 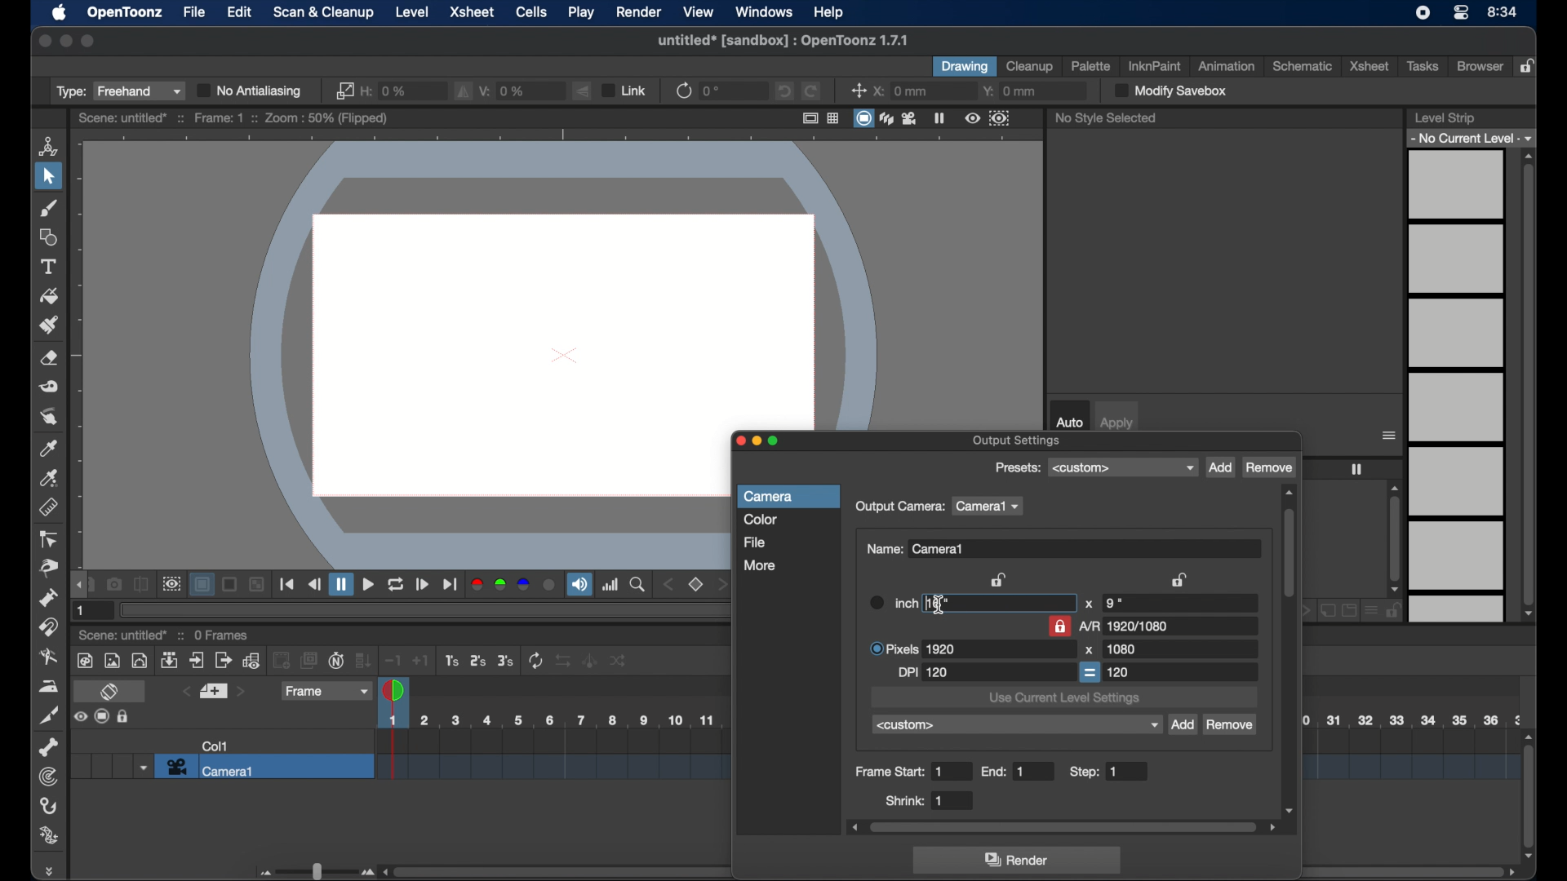 I want to click on draghandle, so click(x=80, y=586).